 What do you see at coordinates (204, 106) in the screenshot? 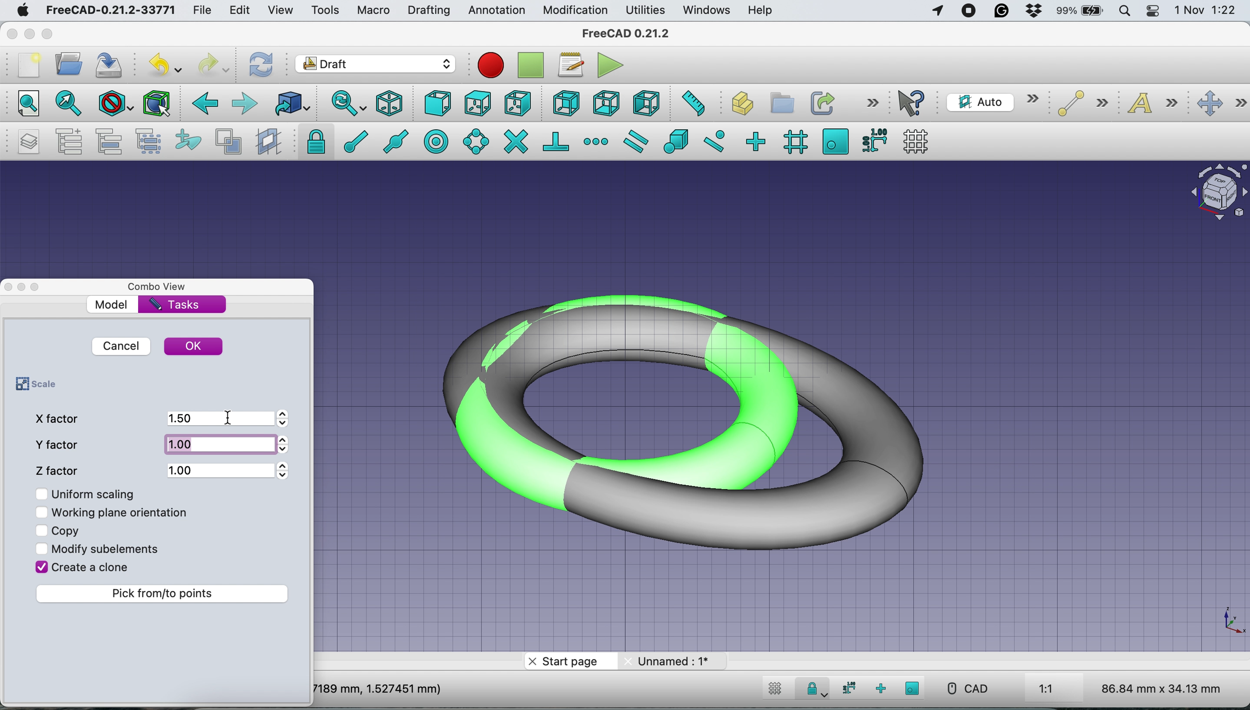
I see `backward` at bounding box center [204, 106].